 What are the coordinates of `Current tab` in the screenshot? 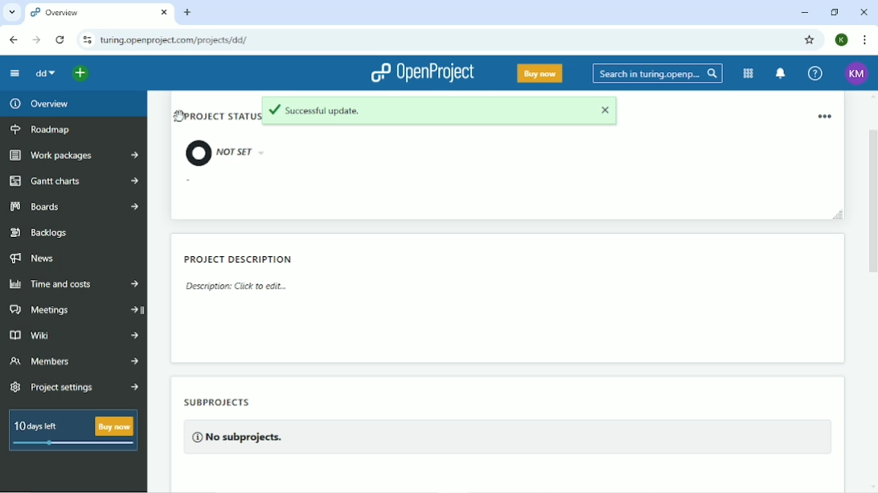 It's located at (99, 12).